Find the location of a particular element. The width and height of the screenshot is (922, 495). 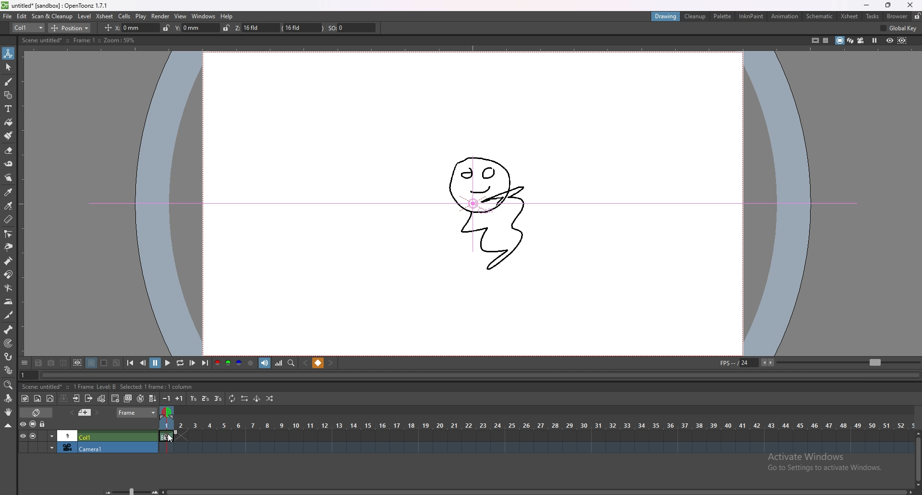

pause is located at coordinates (155, 363).